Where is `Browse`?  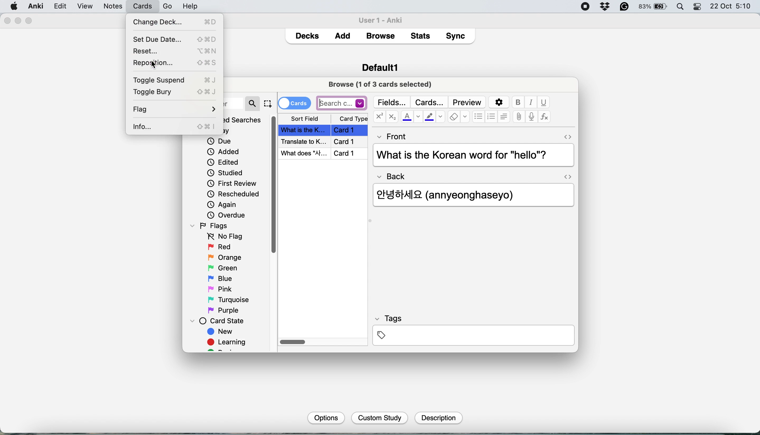 Browse is located at coordinates (380, 36).